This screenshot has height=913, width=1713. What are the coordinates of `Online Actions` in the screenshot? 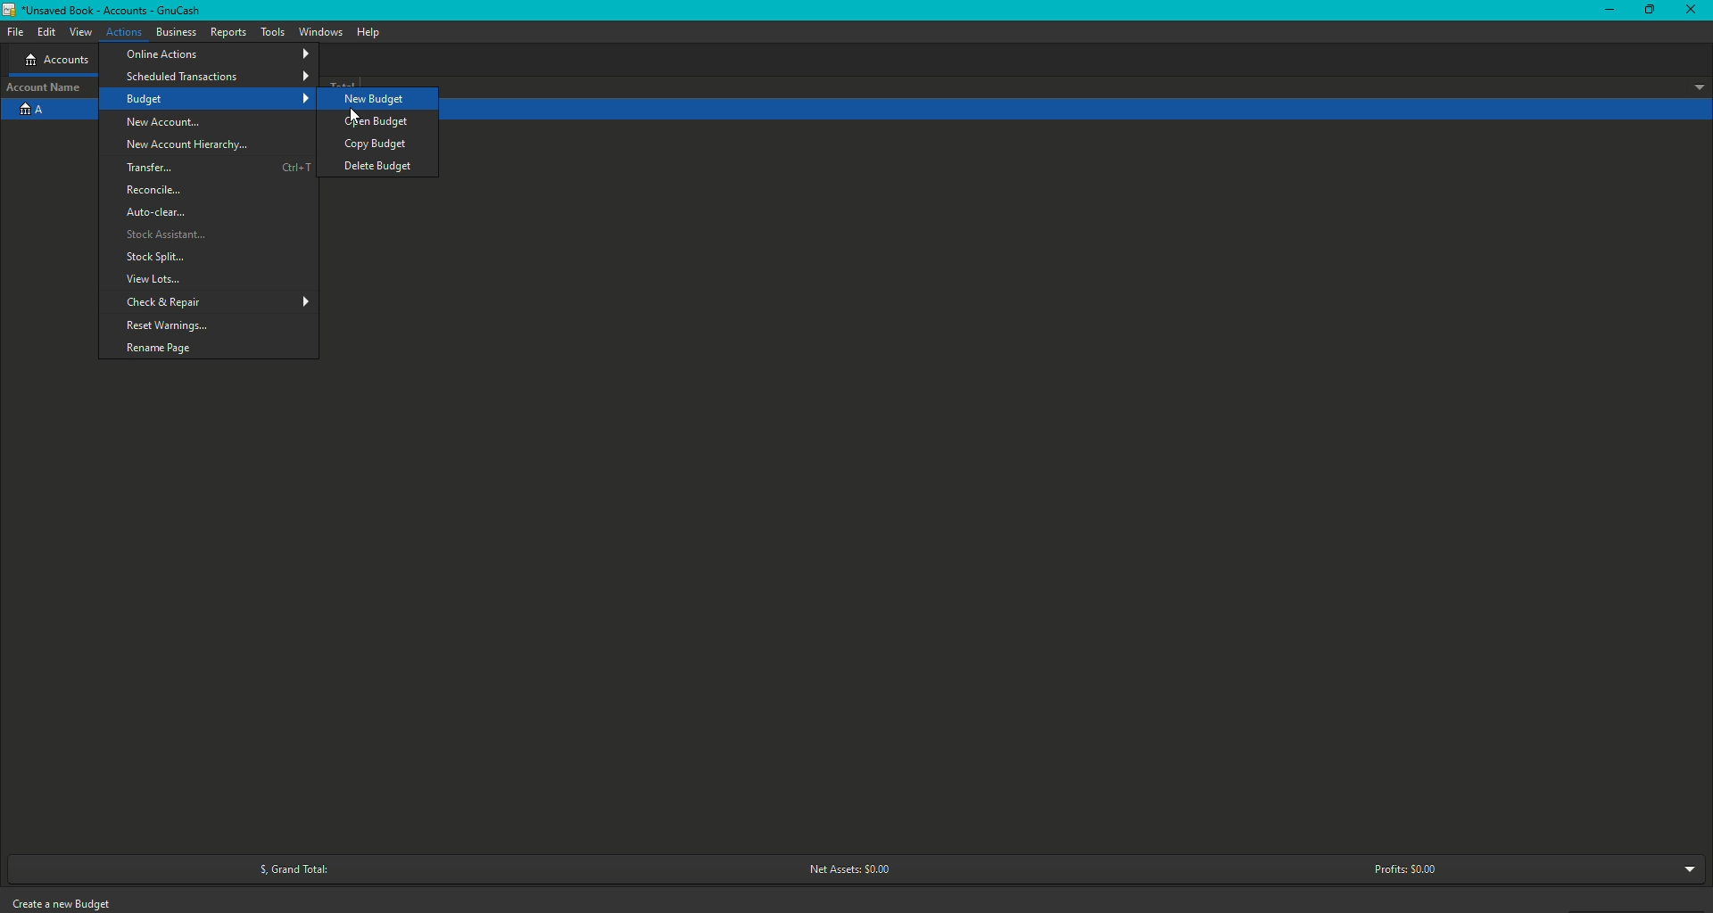 It's located at (218, 54).